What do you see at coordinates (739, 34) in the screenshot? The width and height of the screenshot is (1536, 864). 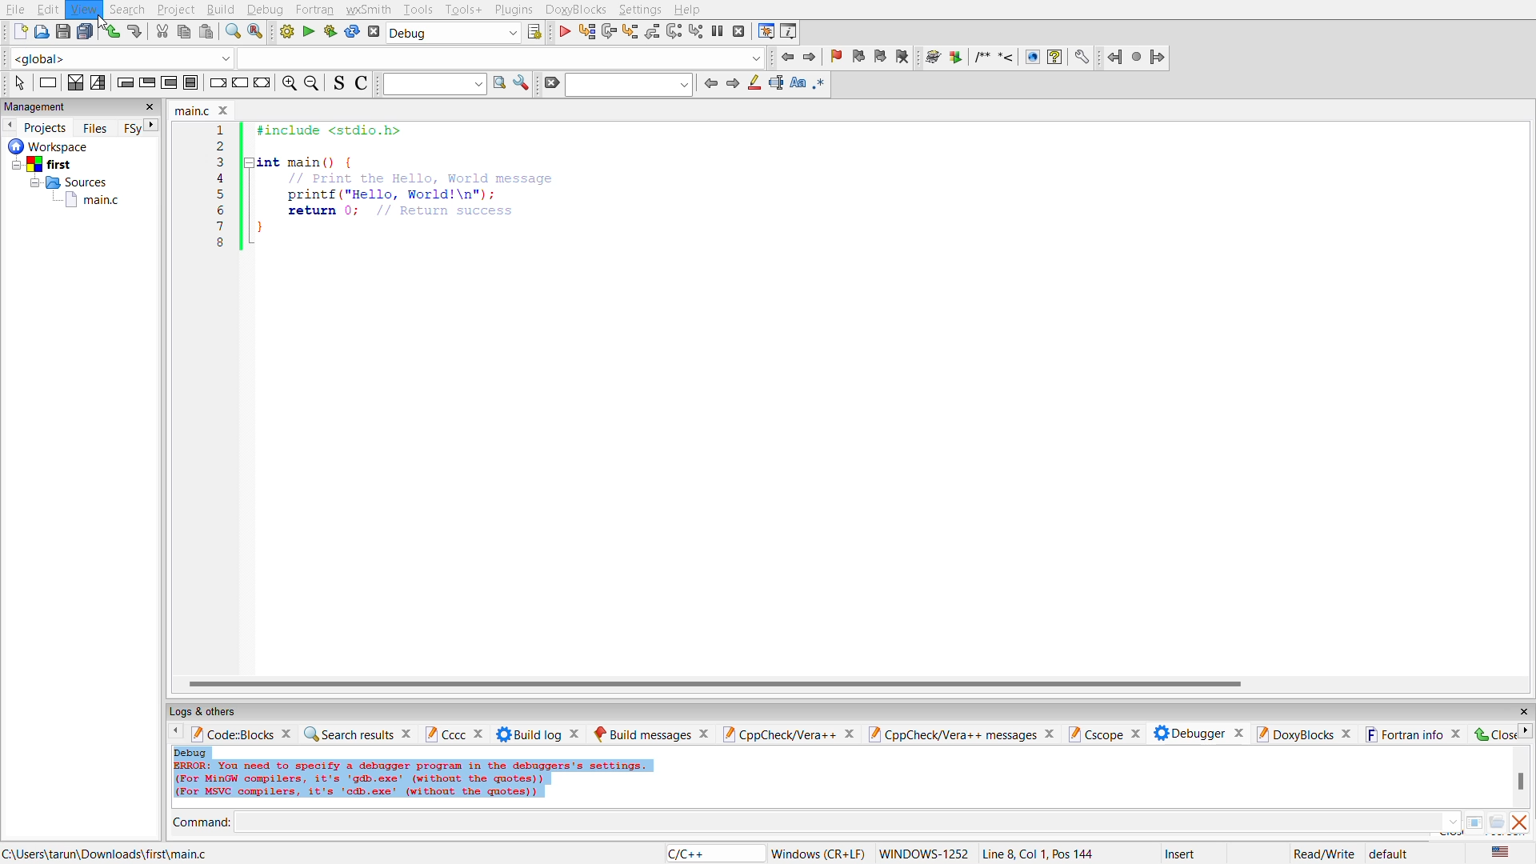 I see `stop debugger` at bounding box center [739, 34].